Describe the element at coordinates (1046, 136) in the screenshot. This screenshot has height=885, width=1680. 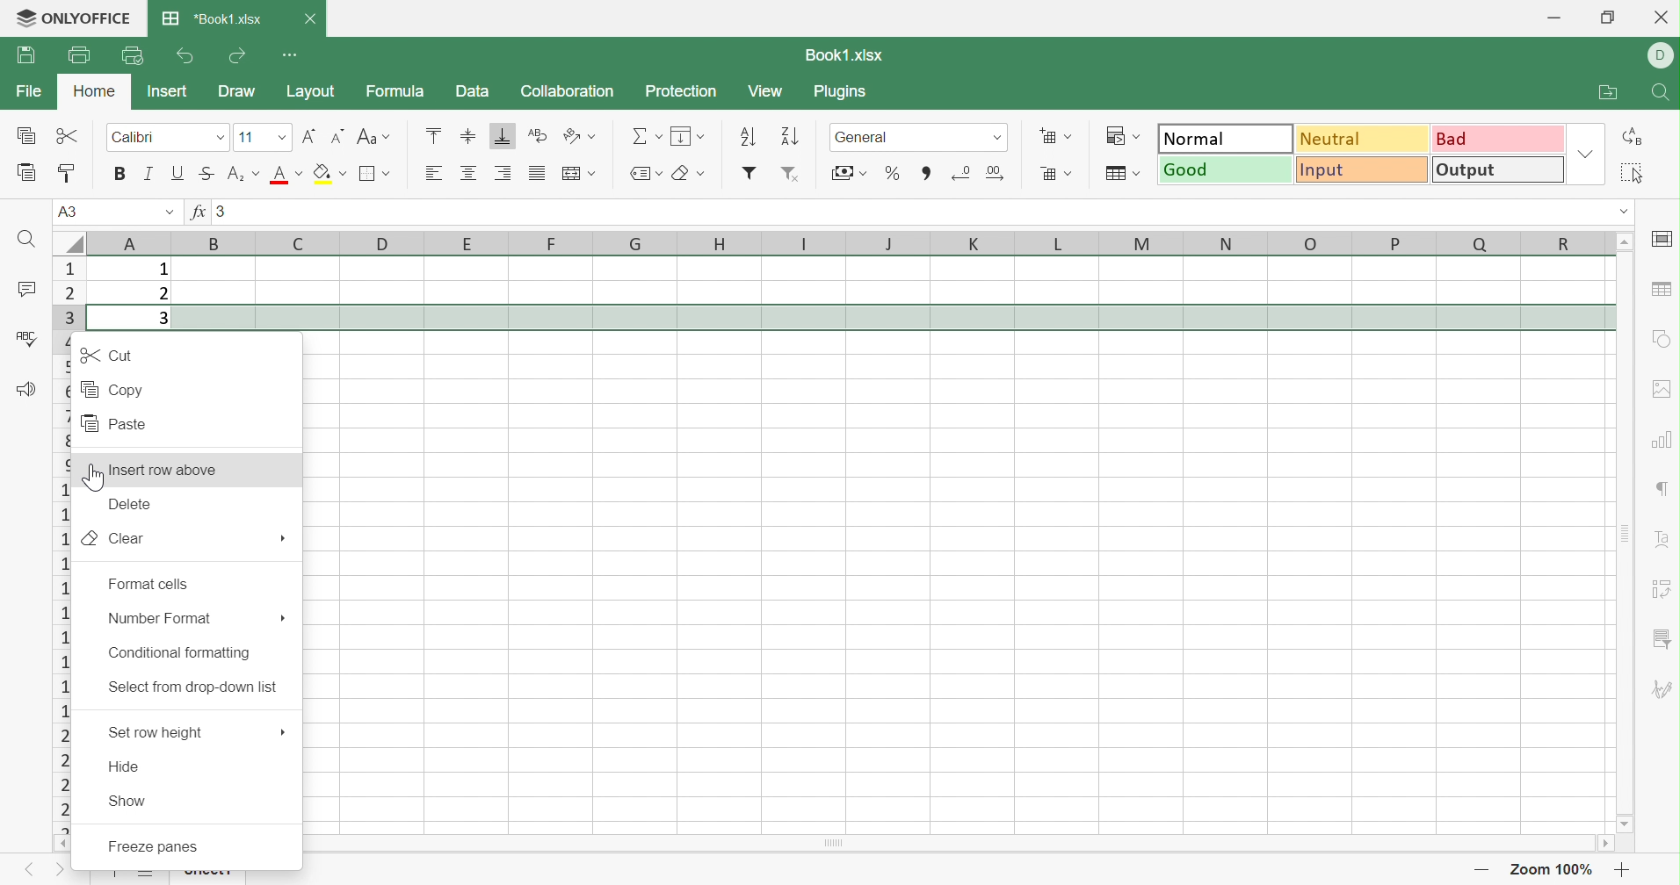
I see `Insert cells` at that location.